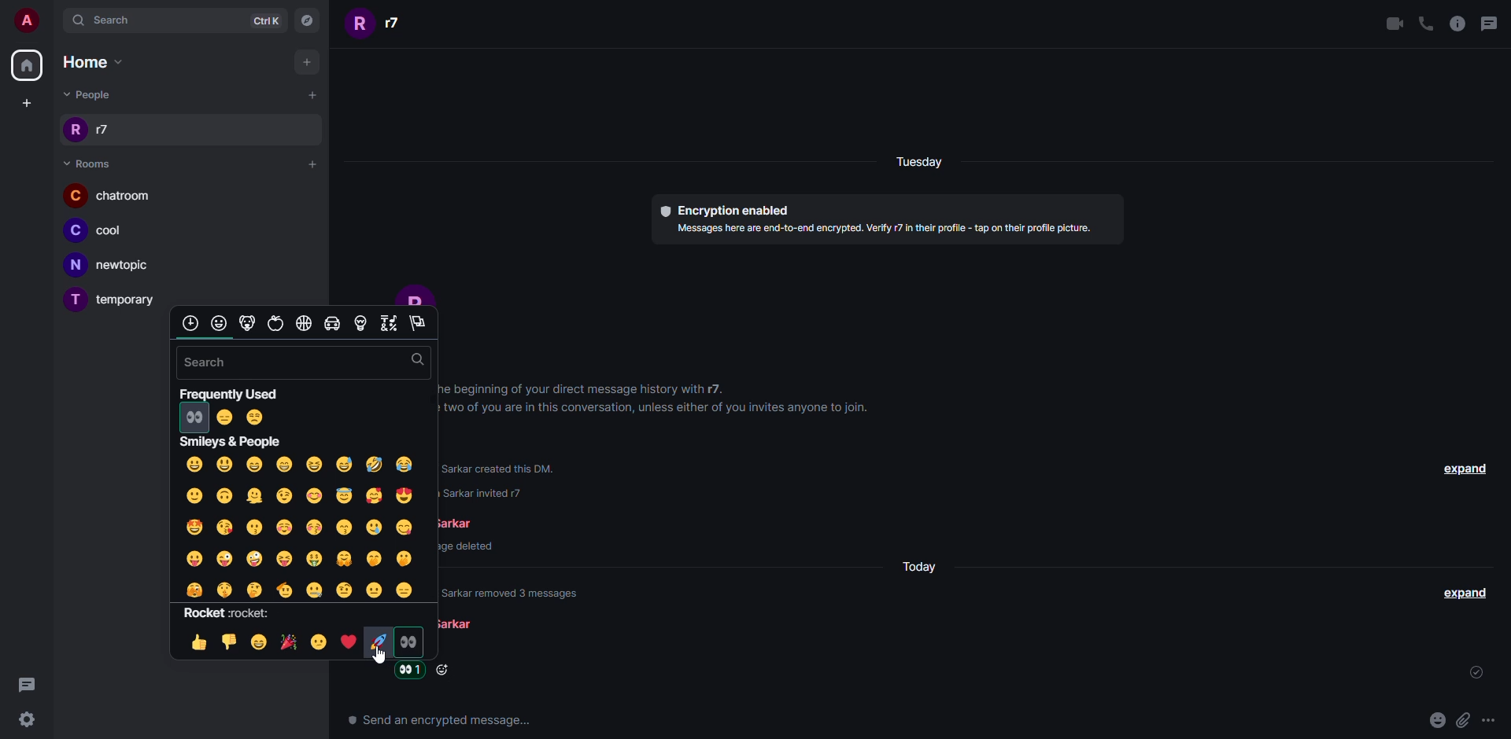  I want to click on category, so click(334, 324).